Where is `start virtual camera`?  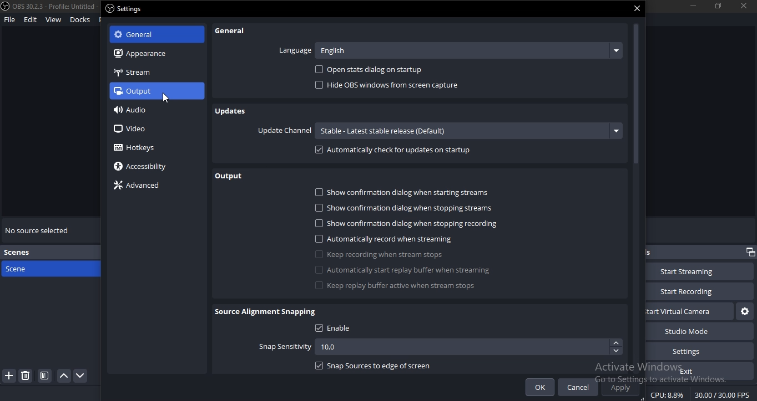
start virtual camera is located at coordinates (743, 312).